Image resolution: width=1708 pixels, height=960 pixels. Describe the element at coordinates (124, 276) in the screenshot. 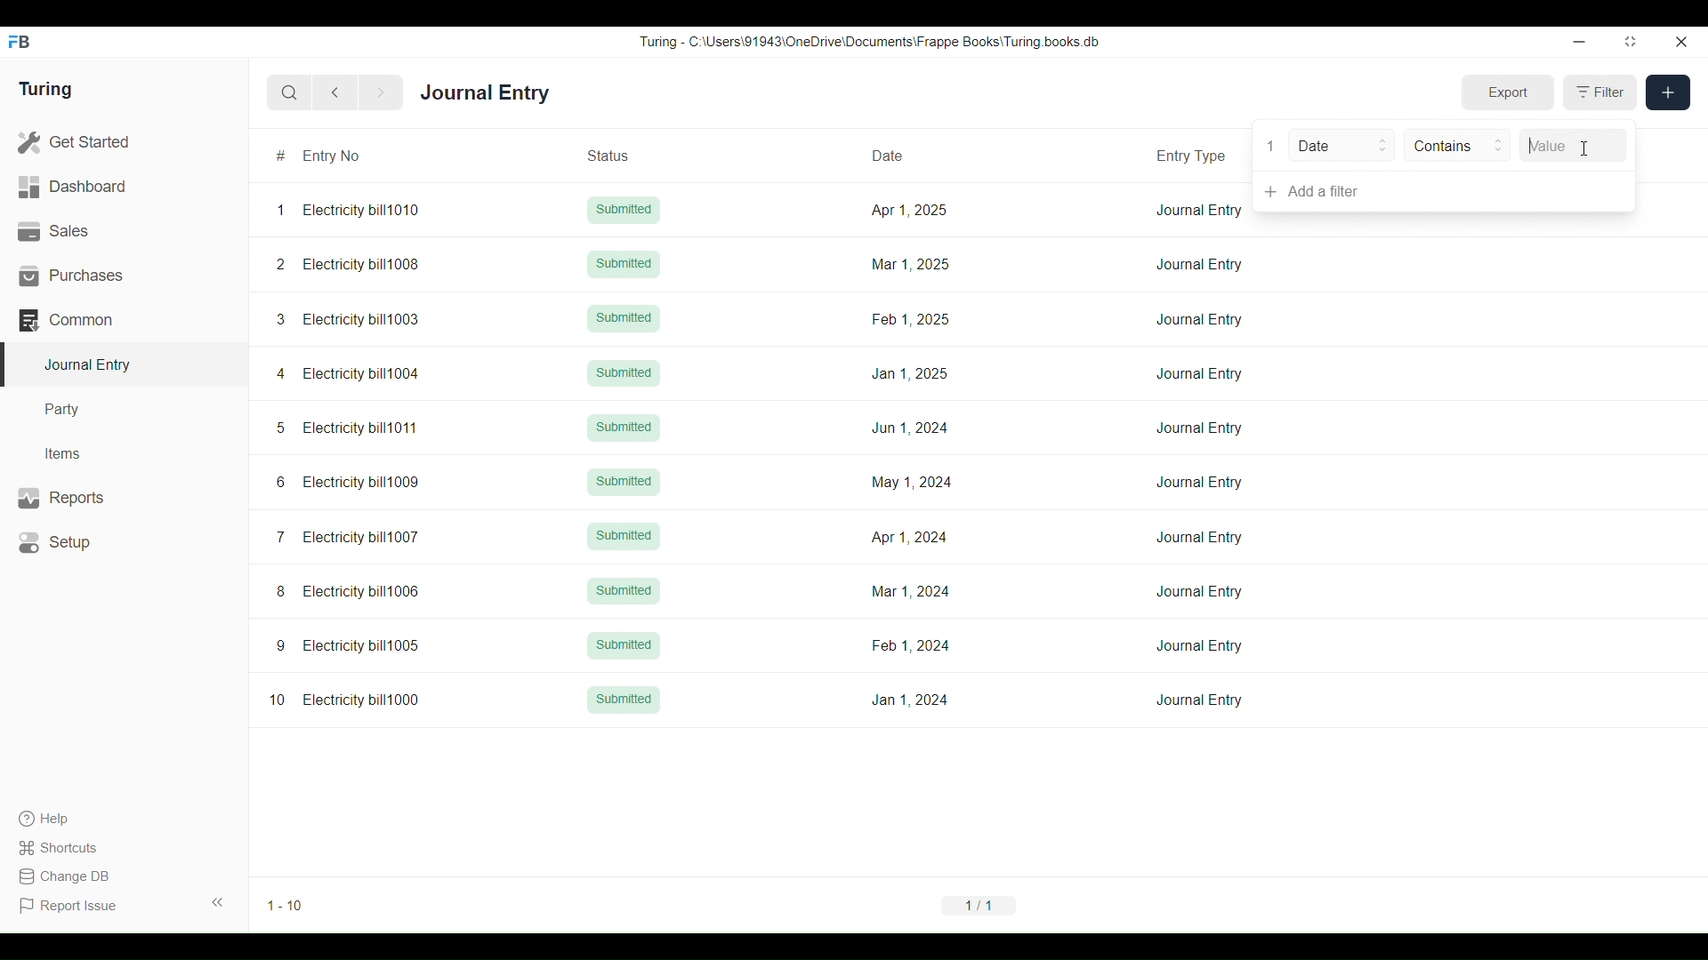

I see `Purchases` at that location.